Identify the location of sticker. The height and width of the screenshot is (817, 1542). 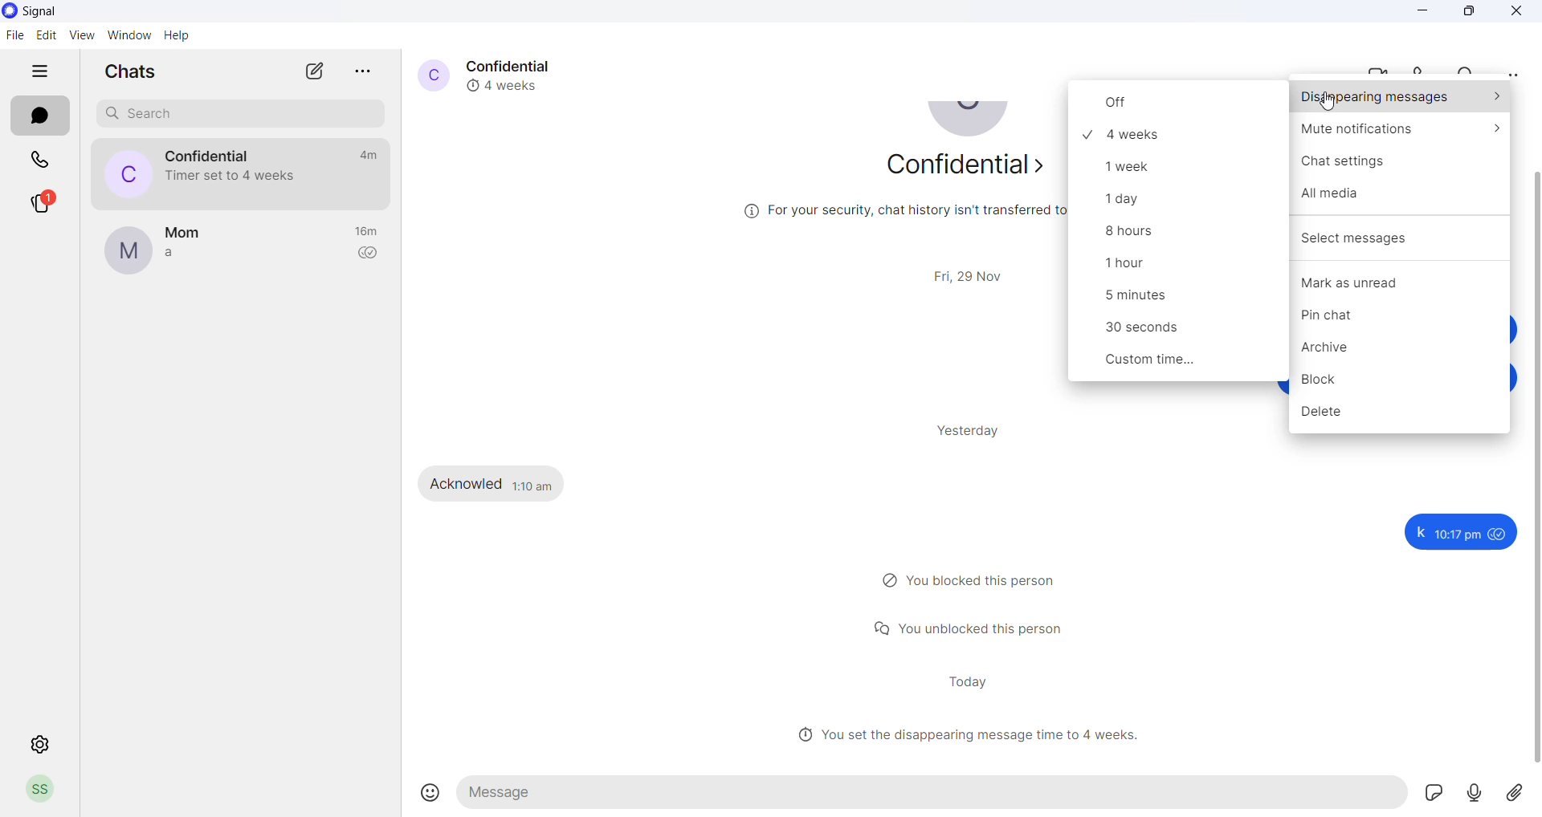
(1442, 794).